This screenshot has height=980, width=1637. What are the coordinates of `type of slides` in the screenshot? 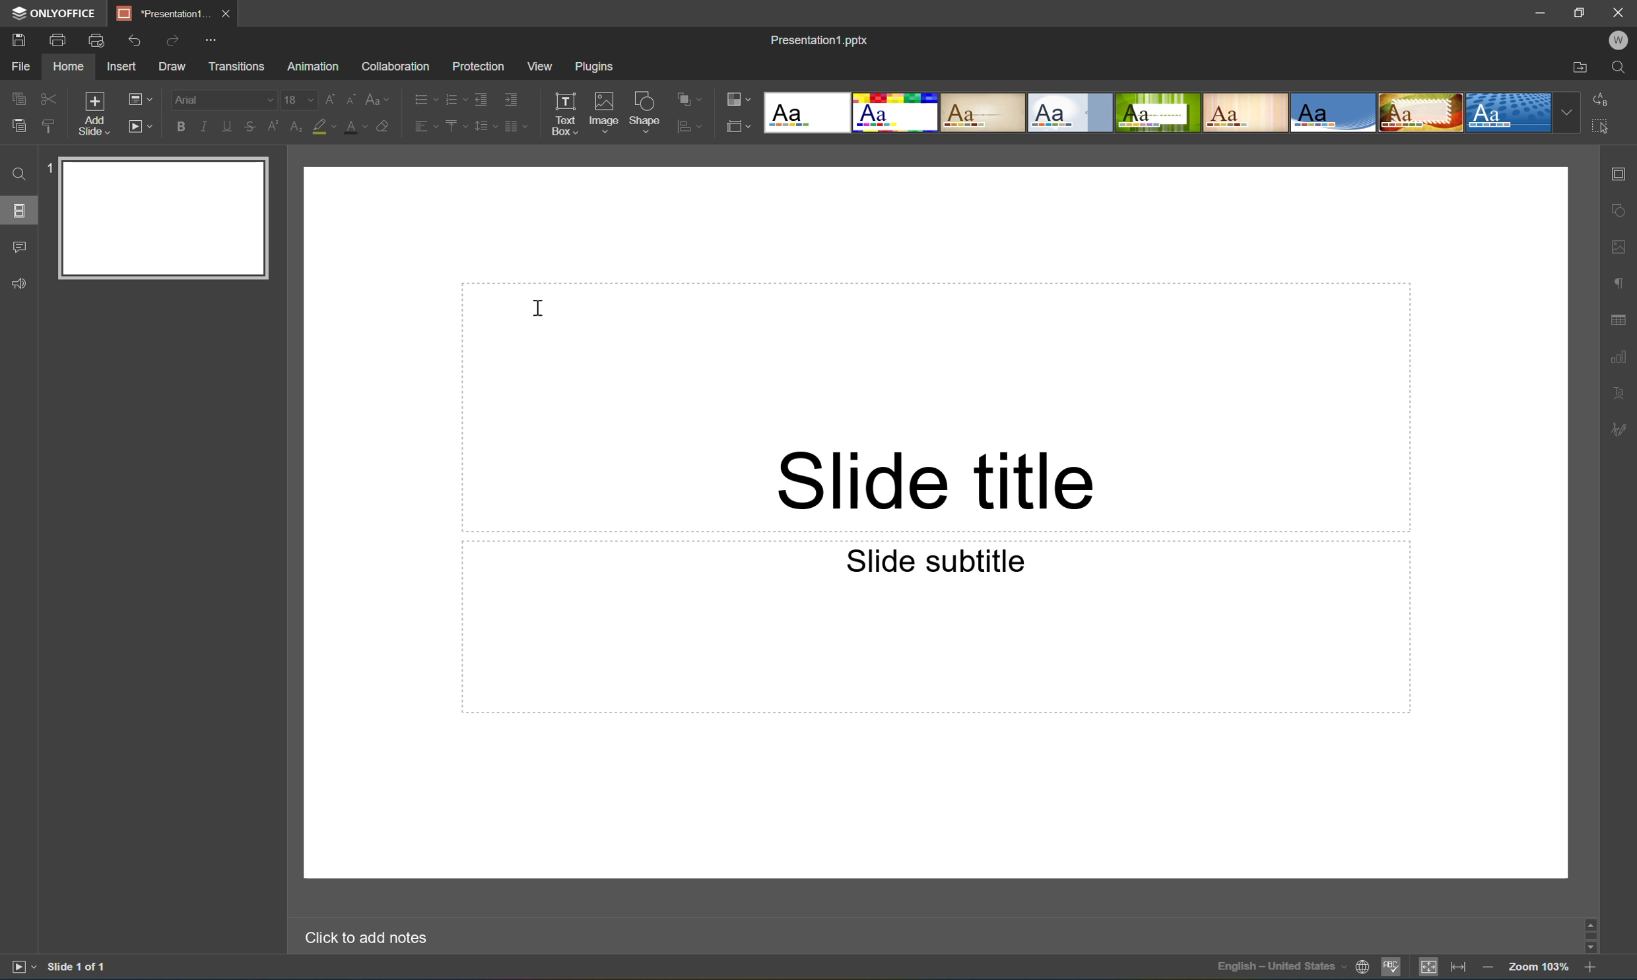 It's located at (1174, 112).